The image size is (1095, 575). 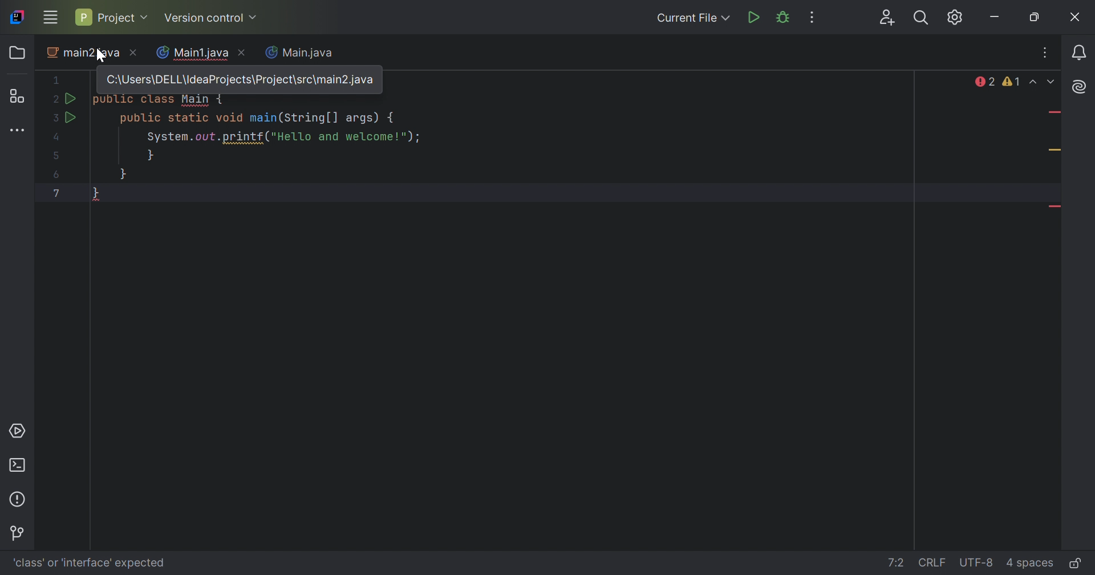 I want to click on Main Menu, so click(x=50, y=17).